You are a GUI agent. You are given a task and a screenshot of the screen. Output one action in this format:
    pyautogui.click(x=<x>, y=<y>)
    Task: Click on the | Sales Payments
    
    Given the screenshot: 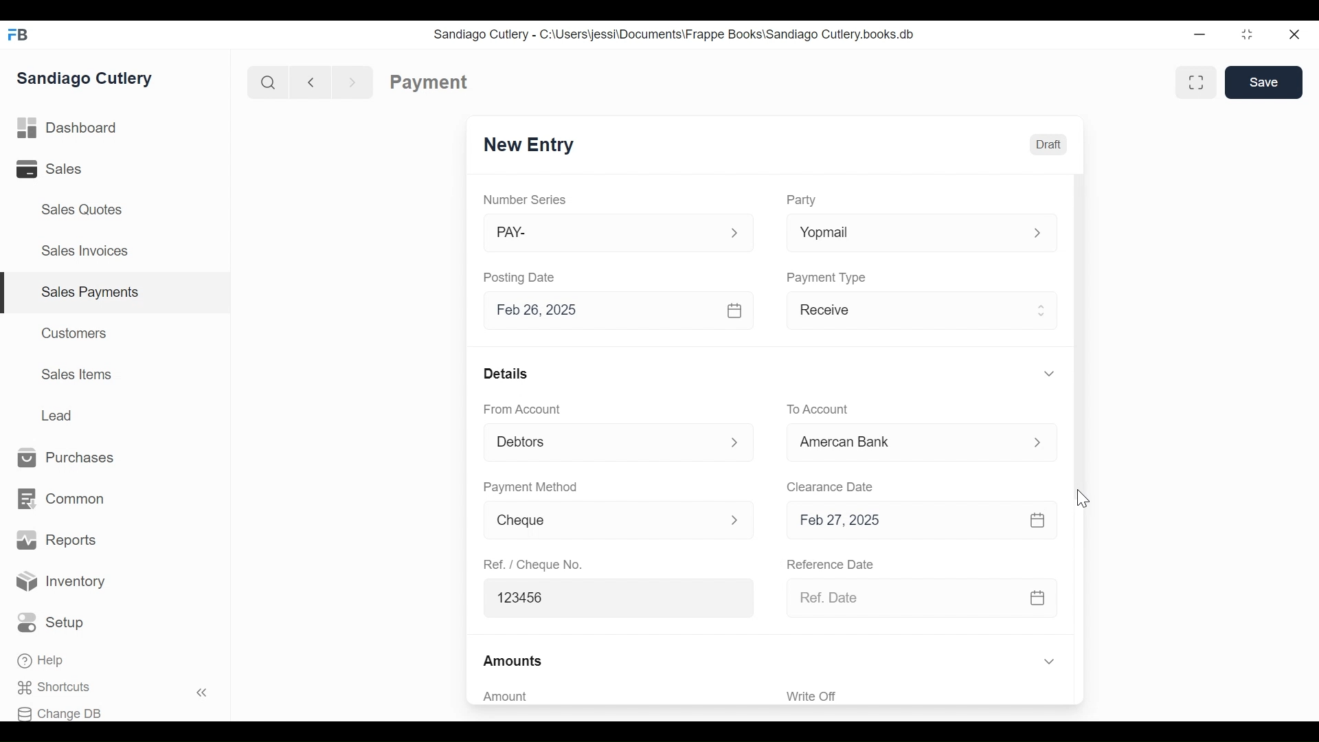 What is the action you would take?
    pyautogui.click(x=117, y=293)
    